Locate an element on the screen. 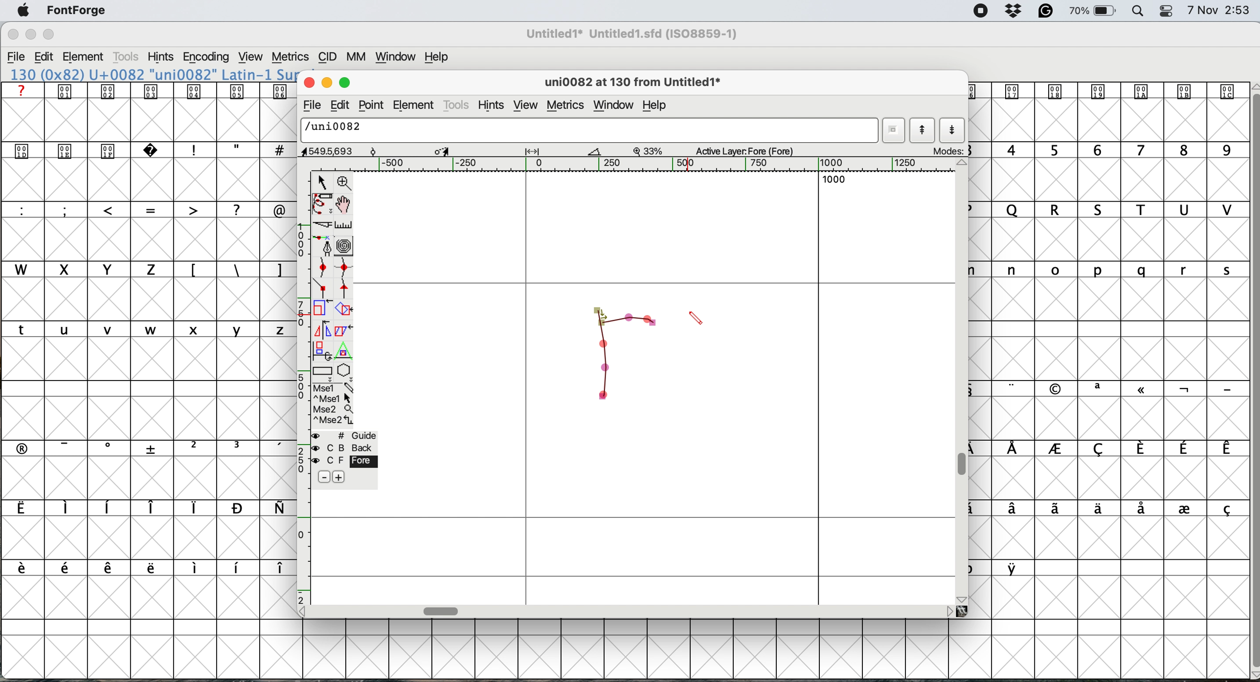 Image resolution: width=1260 pixels, height=682 pixels. file is located at coordinates (310, 107).